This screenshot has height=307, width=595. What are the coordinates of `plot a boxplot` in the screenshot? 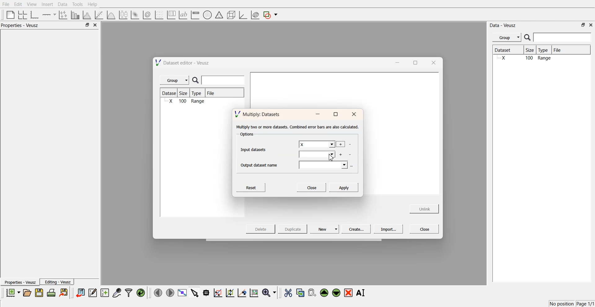 It's located at (123, 14).